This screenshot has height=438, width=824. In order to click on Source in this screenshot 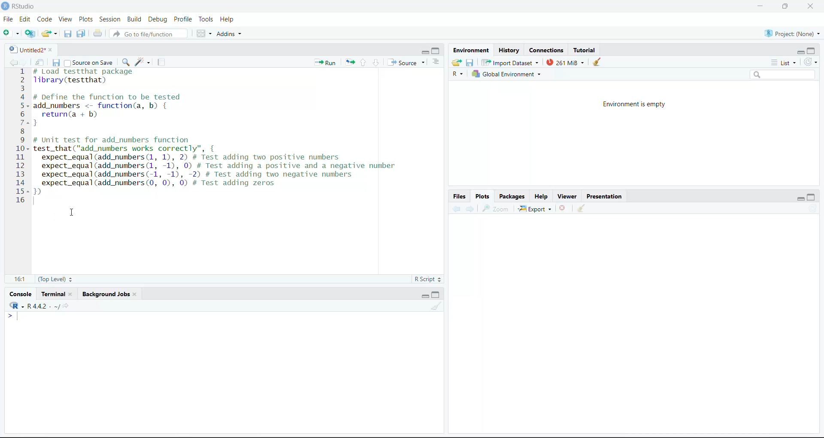, I will do `click(407, 62)`.